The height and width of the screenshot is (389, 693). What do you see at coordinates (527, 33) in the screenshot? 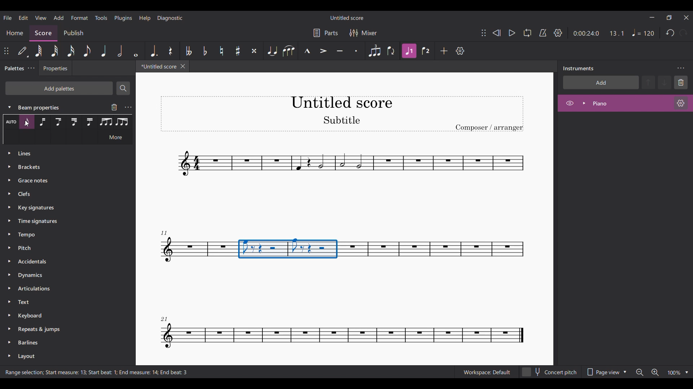
I see `Loop playback` at bounding box center [527, 33].